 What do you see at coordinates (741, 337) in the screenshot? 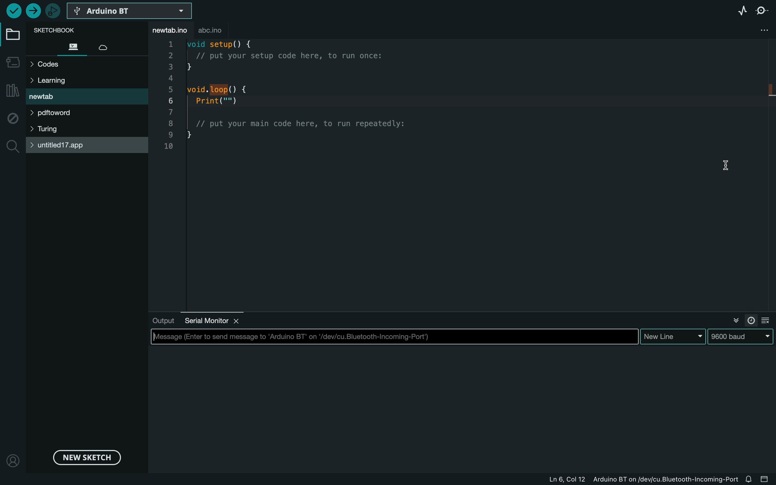
I see `9600baud` at bounding box center [741, 337].